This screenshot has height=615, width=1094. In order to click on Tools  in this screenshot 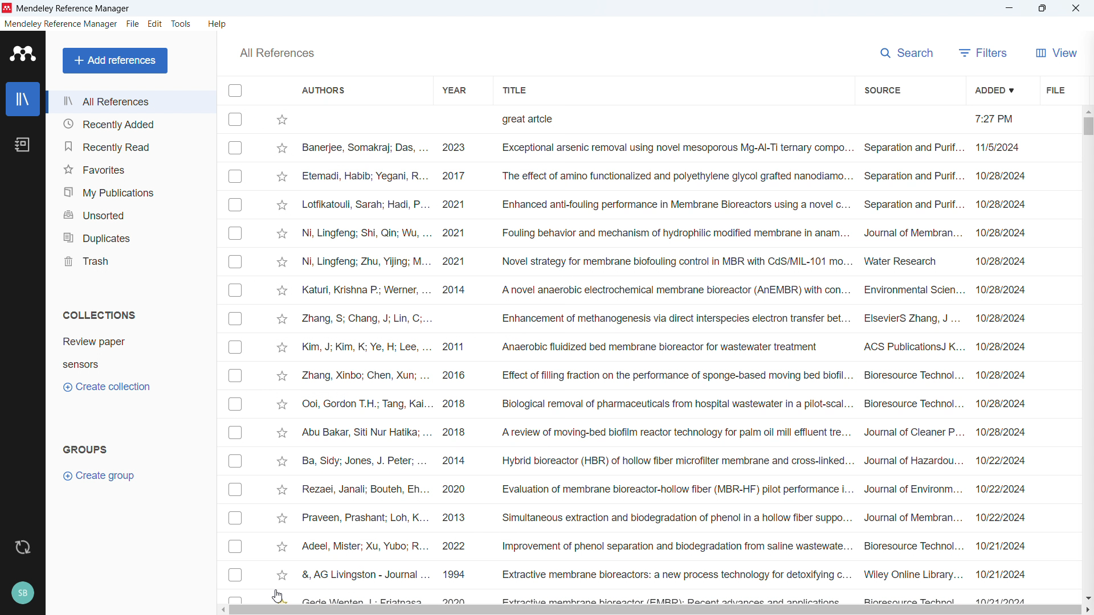, I will do `click(181, 24)`.